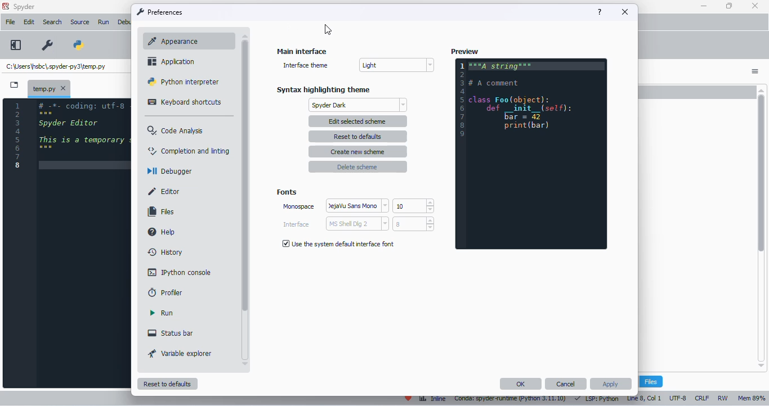 Image resolution: width=769 pixels, height=406 pixels. Describe the element at coordinates (566, 384) in the screenshot. I see `cancel` at that location.